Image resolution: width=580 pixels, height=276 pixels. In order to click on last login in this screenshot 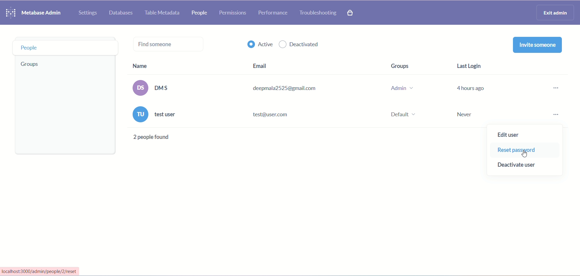, I will do `click(472, 67)`.